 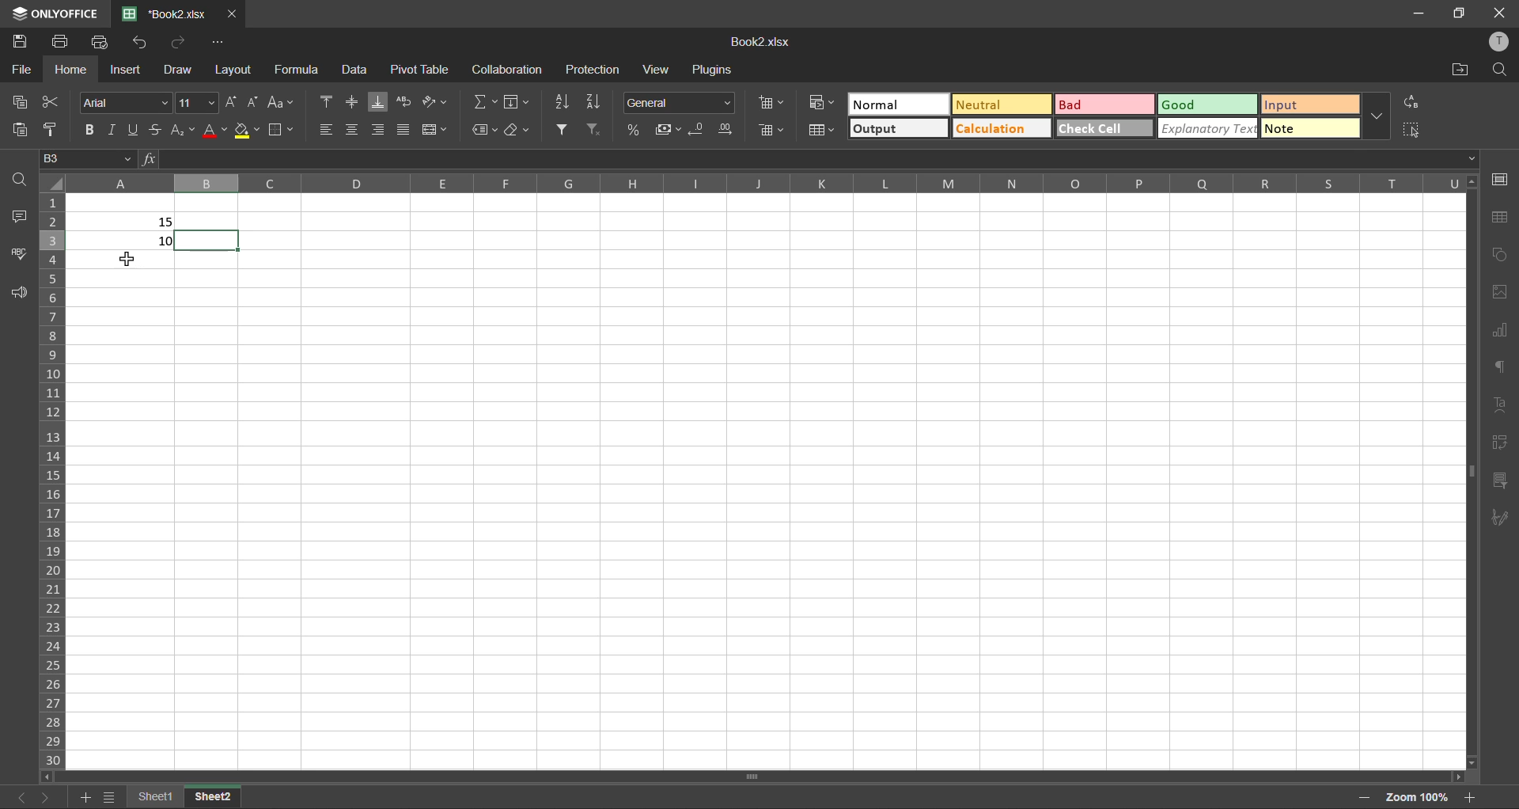 What do you see at coordinates (1502, 444) in the screenshot?
I see `pivot table` at bounding box center [1502, 444].